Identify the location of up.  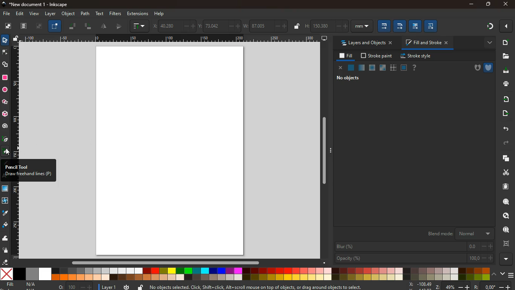
(494, 274).